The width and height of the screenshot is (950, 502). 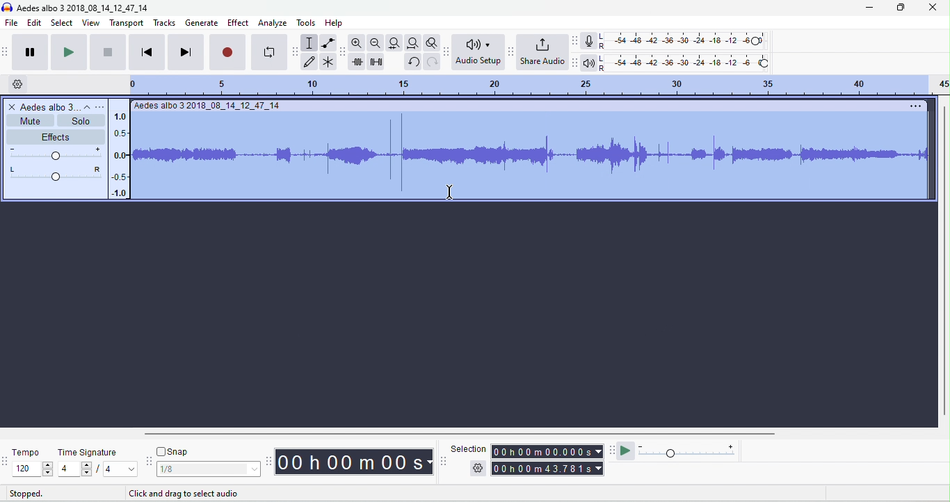 What do you see at coordinates (602, 58) in the screenshot?
I see `L` at bounding box center [602, 58].